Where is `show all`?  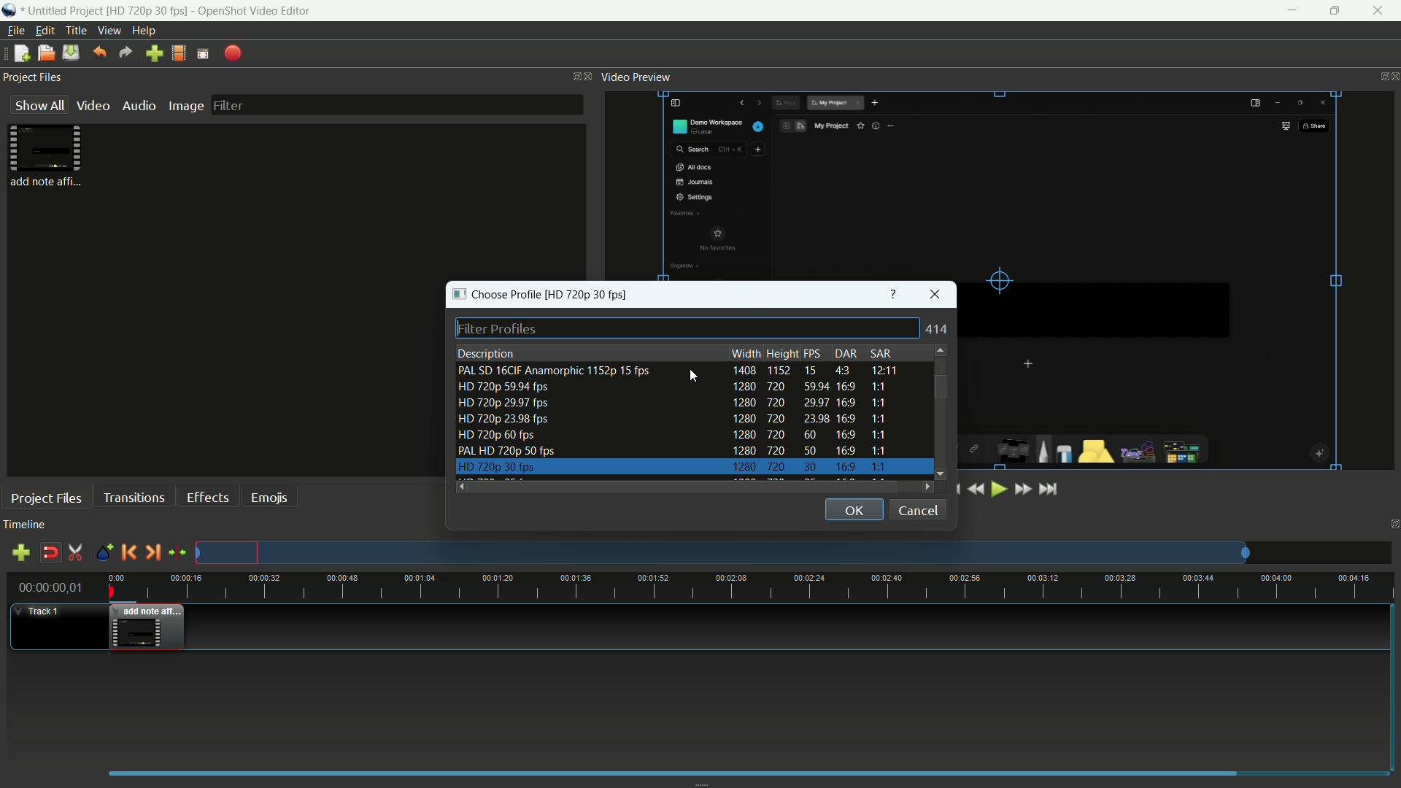
show all is located at coordinates (36, 105).